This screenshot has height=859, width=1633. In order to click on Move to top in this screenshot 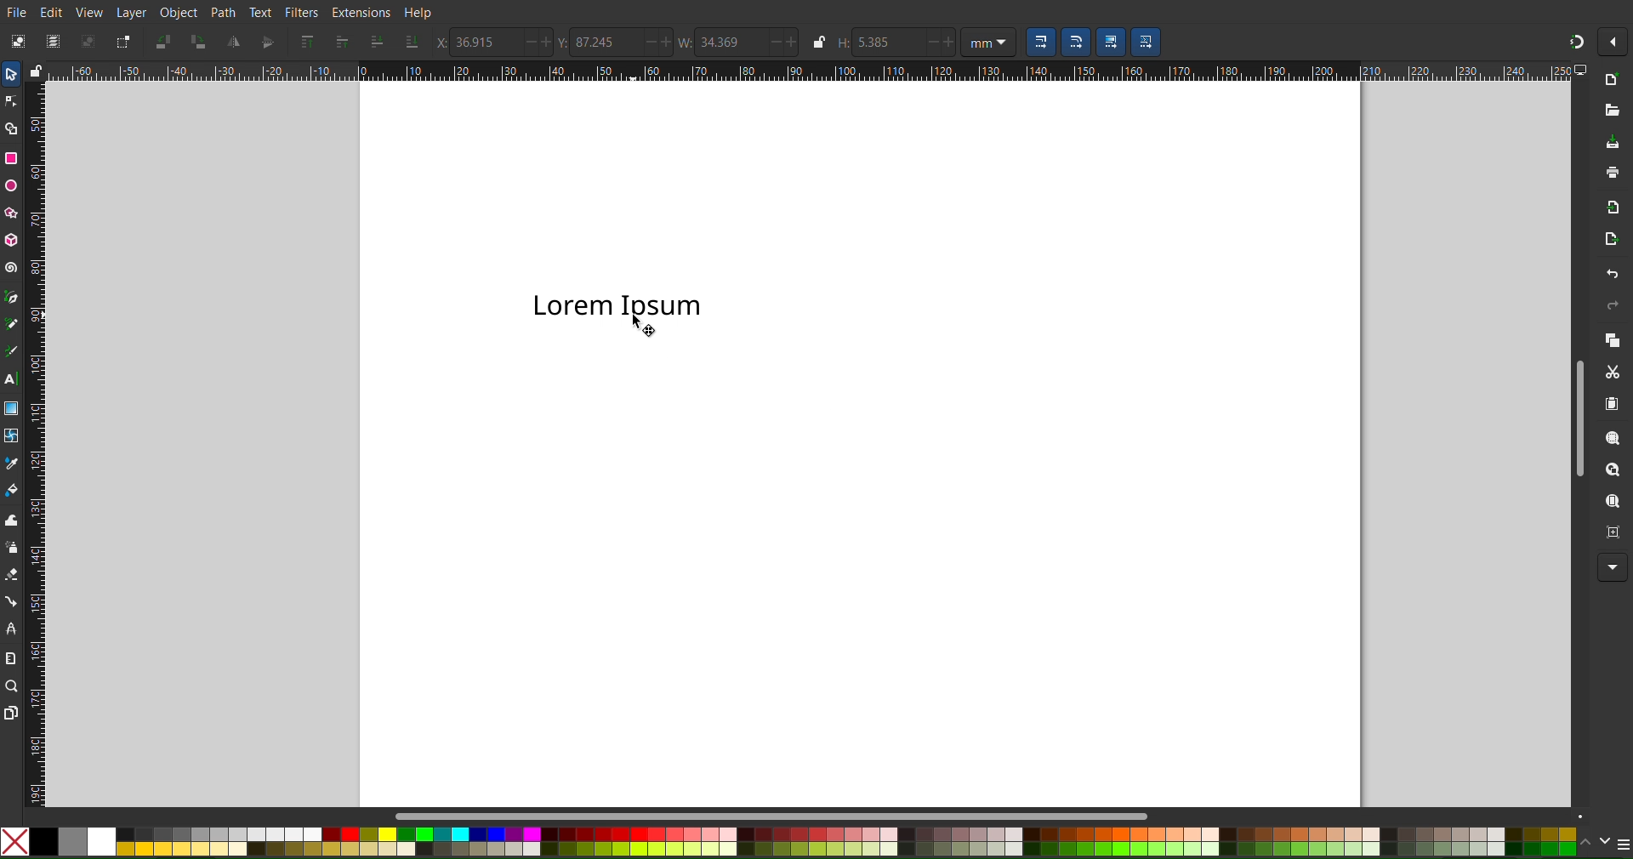, I will do `click(309, 43)`.